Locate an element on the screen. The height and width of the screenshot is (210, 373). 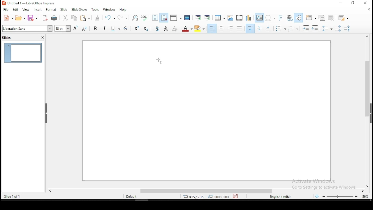
apply outline attritube to font is located at coordinates (165, 29).